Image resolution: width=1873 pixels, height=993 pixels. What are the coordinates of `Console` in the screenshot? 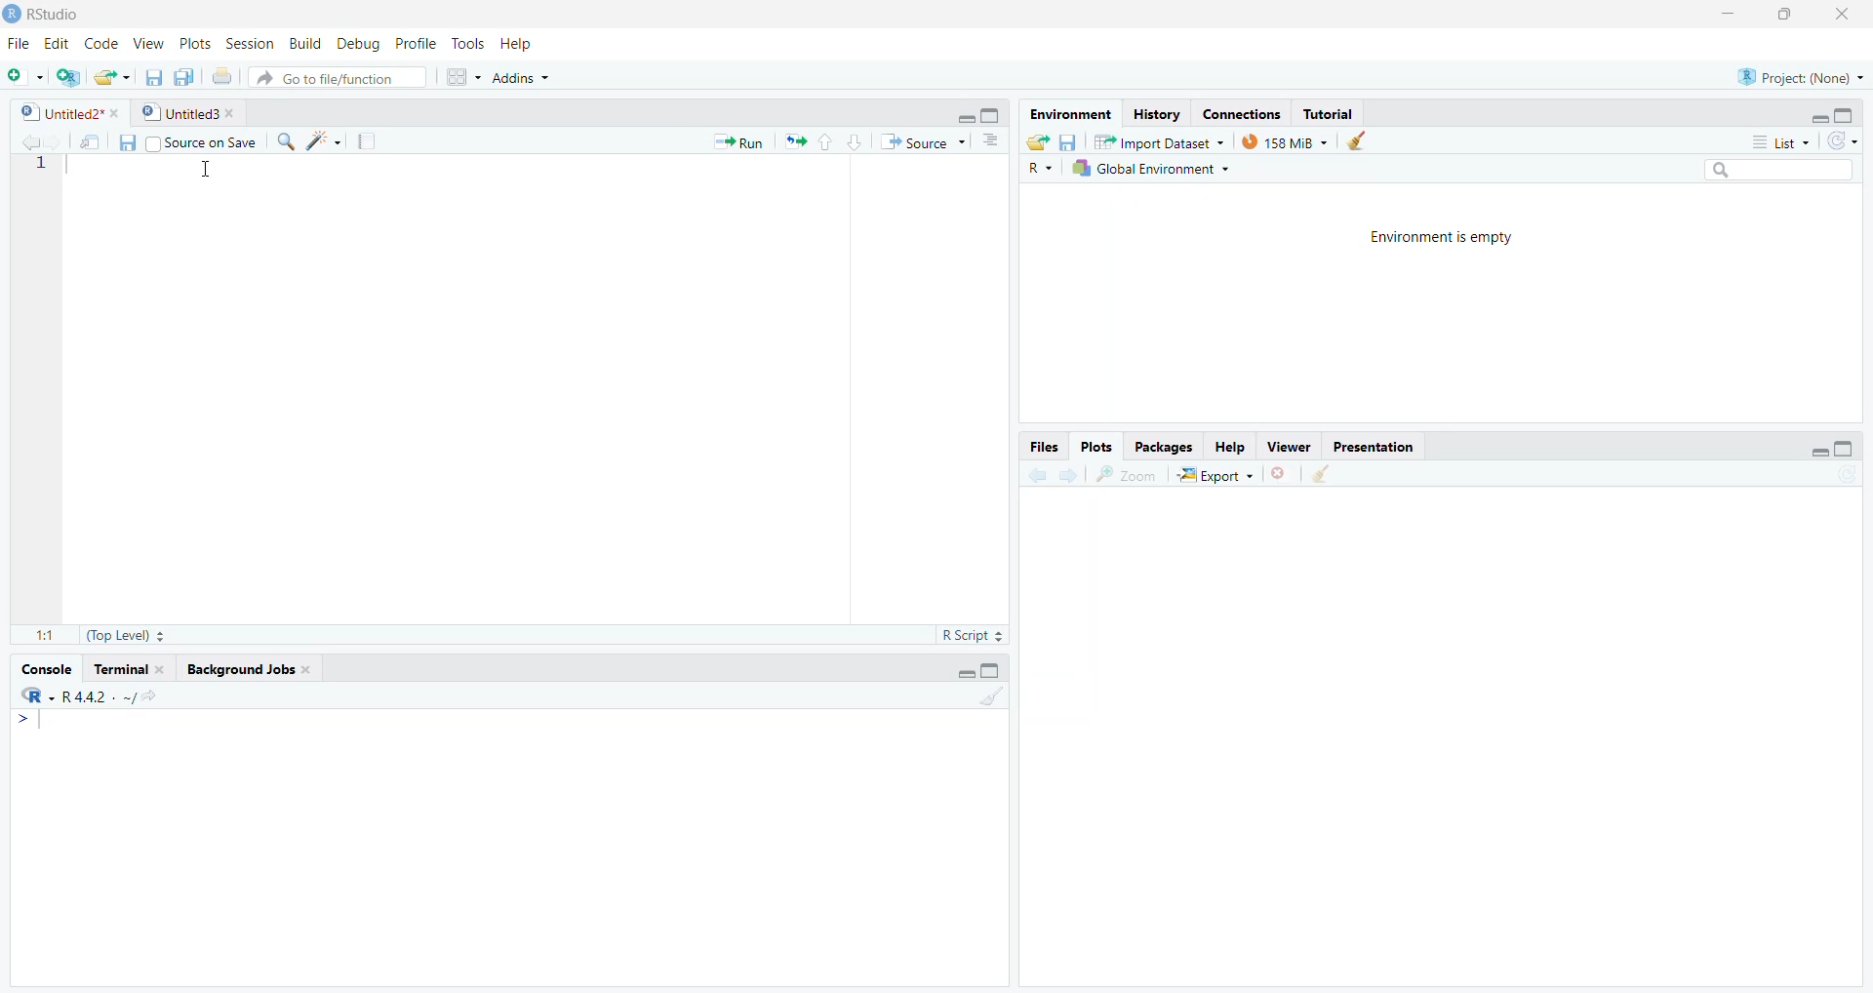 It's located at (514, 847).